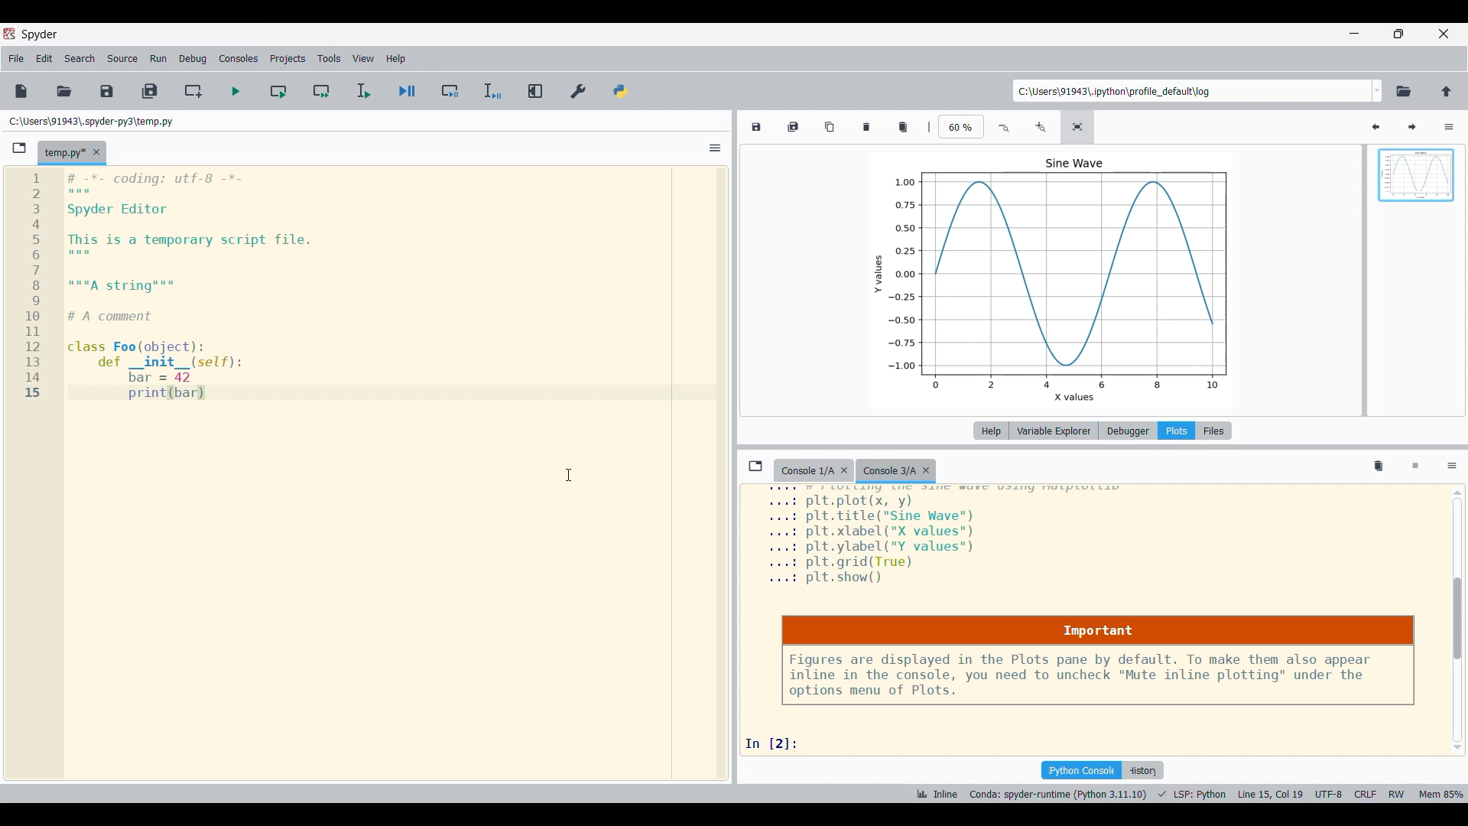 This screenshot has height=826, width=1468. What do you see at coordinates (1192, 91) in the screenshot?
I see `Enter location` at bounding box center [1192, 91].